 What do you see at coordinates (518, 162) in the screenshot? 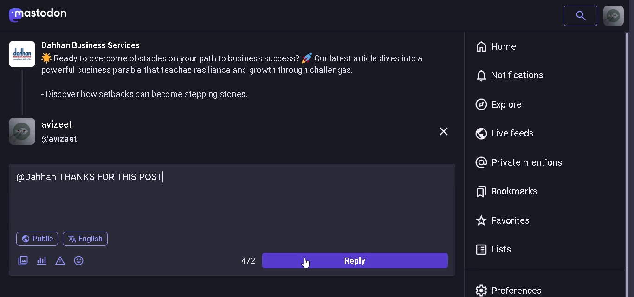
I see `private mentions` at bounding box center [518, 162].